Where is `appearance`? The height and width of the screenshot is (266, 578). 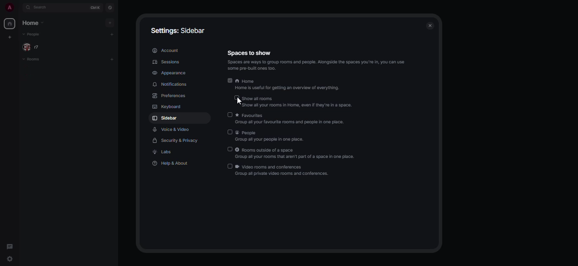
appearance is located at coordinates (171, 73).